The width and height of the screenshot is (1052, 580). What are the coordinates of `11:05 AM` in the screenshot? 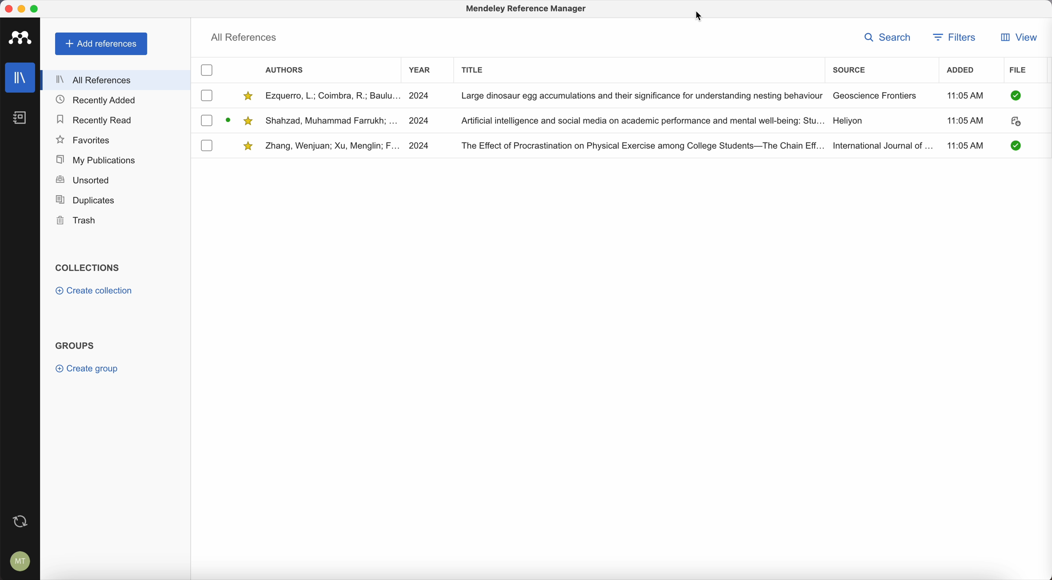 It's located at (965, 122).